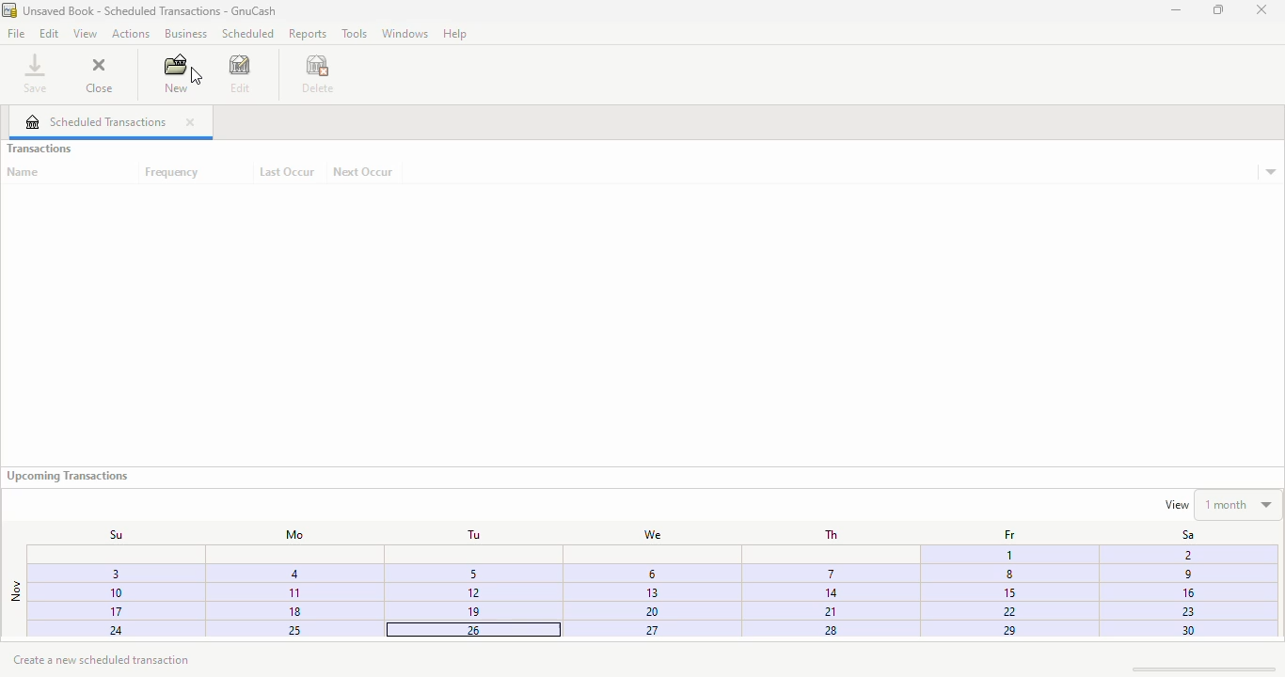 This screenshot has width=1285, height=677. What do you see at coordinates (827, 573) in the screenshot?
I see `7` at bounding box center [827, 573].